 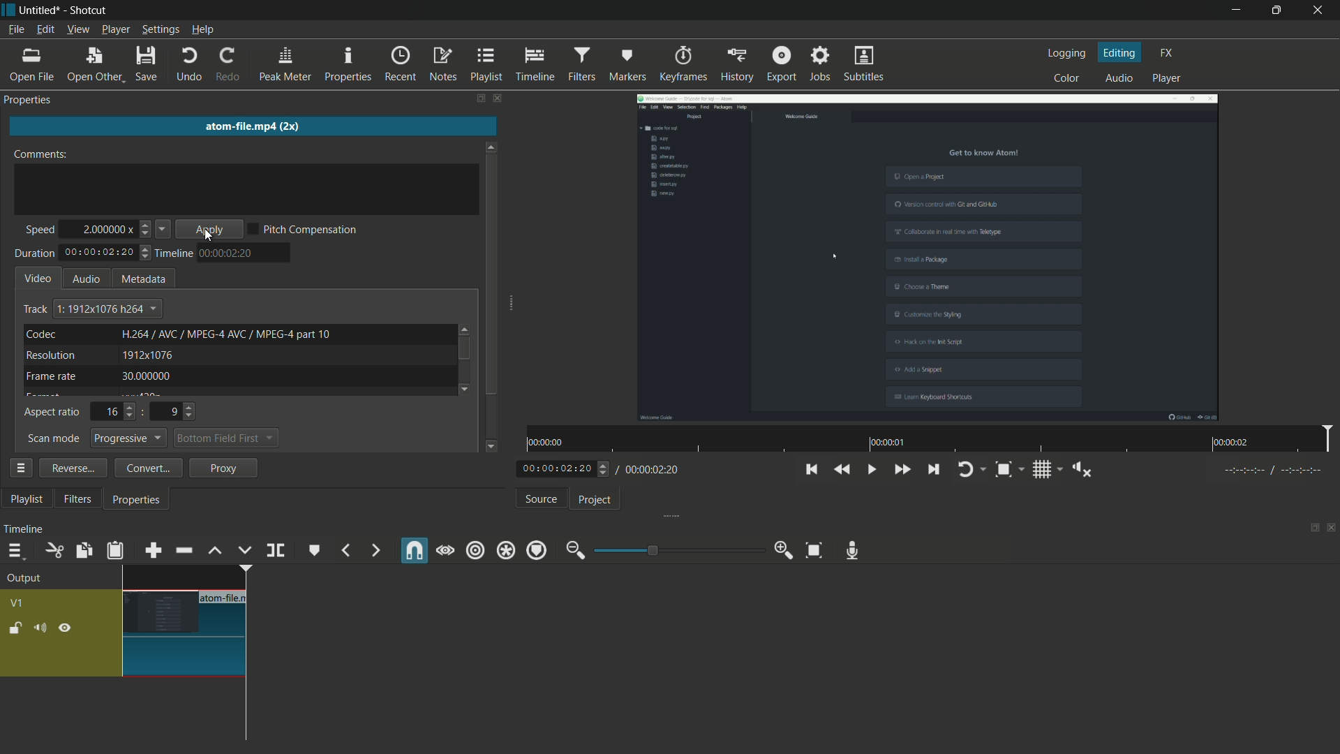 I want to click on editing, so click(x=1121, y=53).